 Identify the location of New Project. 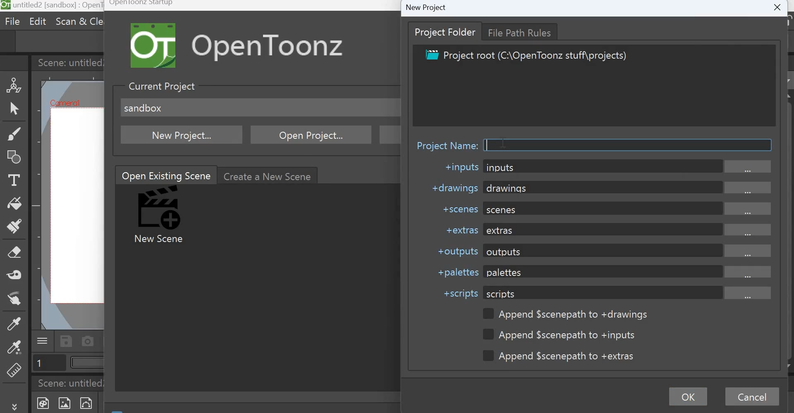
(426, 7).